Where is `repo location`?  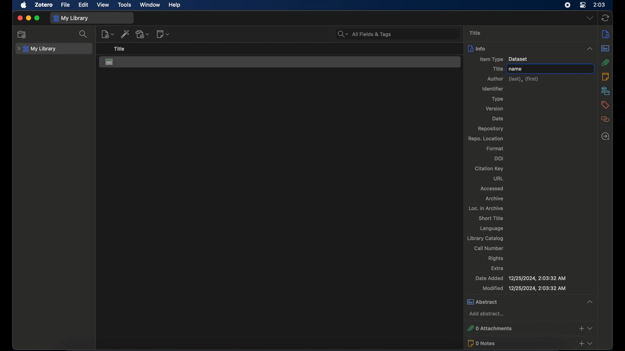
repo location is located at coordinates (486, 138).